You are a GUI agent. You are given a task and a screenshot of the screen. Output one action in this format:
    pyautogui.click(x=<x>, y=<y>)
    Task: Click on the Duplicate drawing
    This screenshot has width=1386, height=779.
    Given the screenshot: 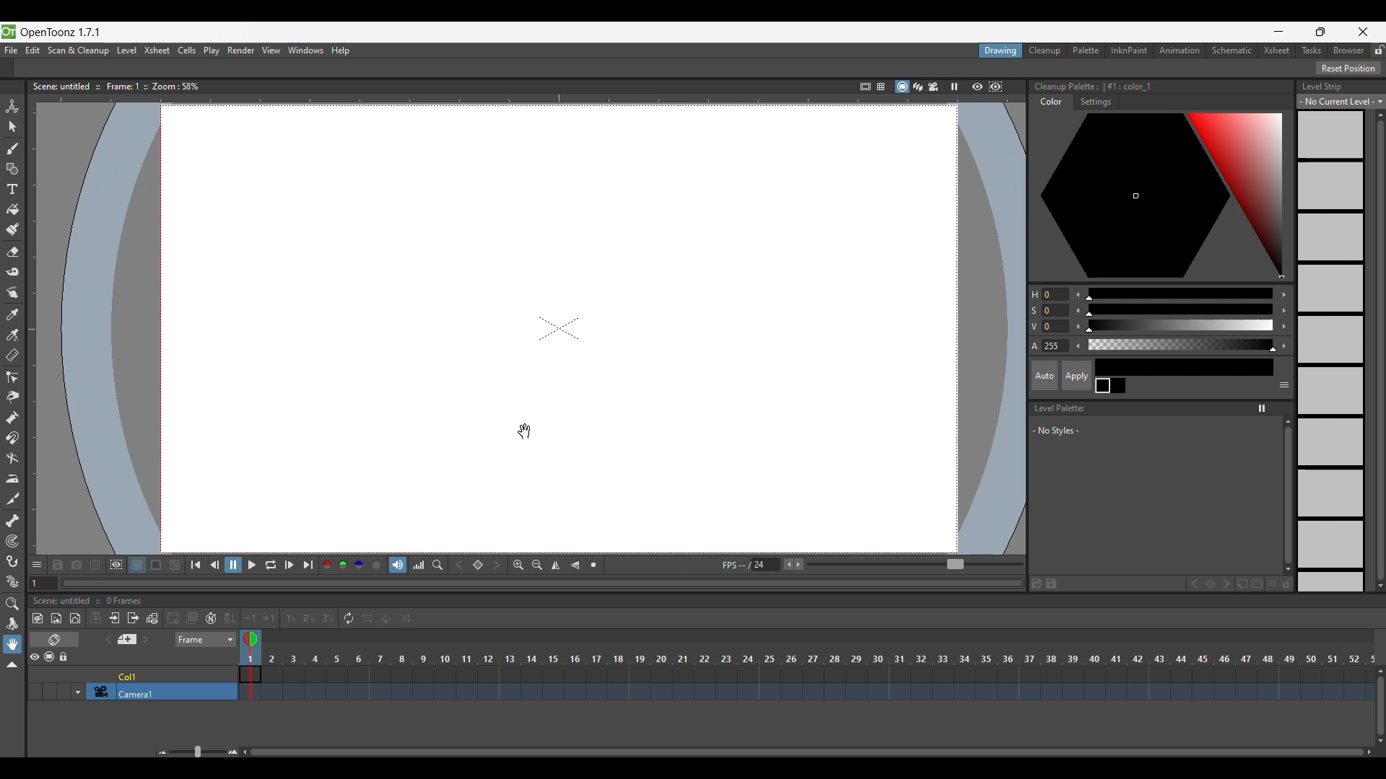 What is the action you would take?
    pyautogui.click(x=192, y=618)
    